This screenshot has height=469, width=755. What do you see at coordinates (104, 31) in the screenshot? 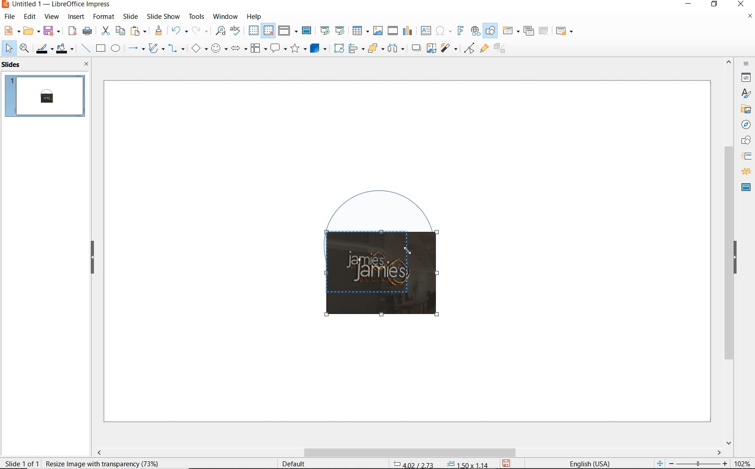
I see `cut` at bounding box center [104, 31].